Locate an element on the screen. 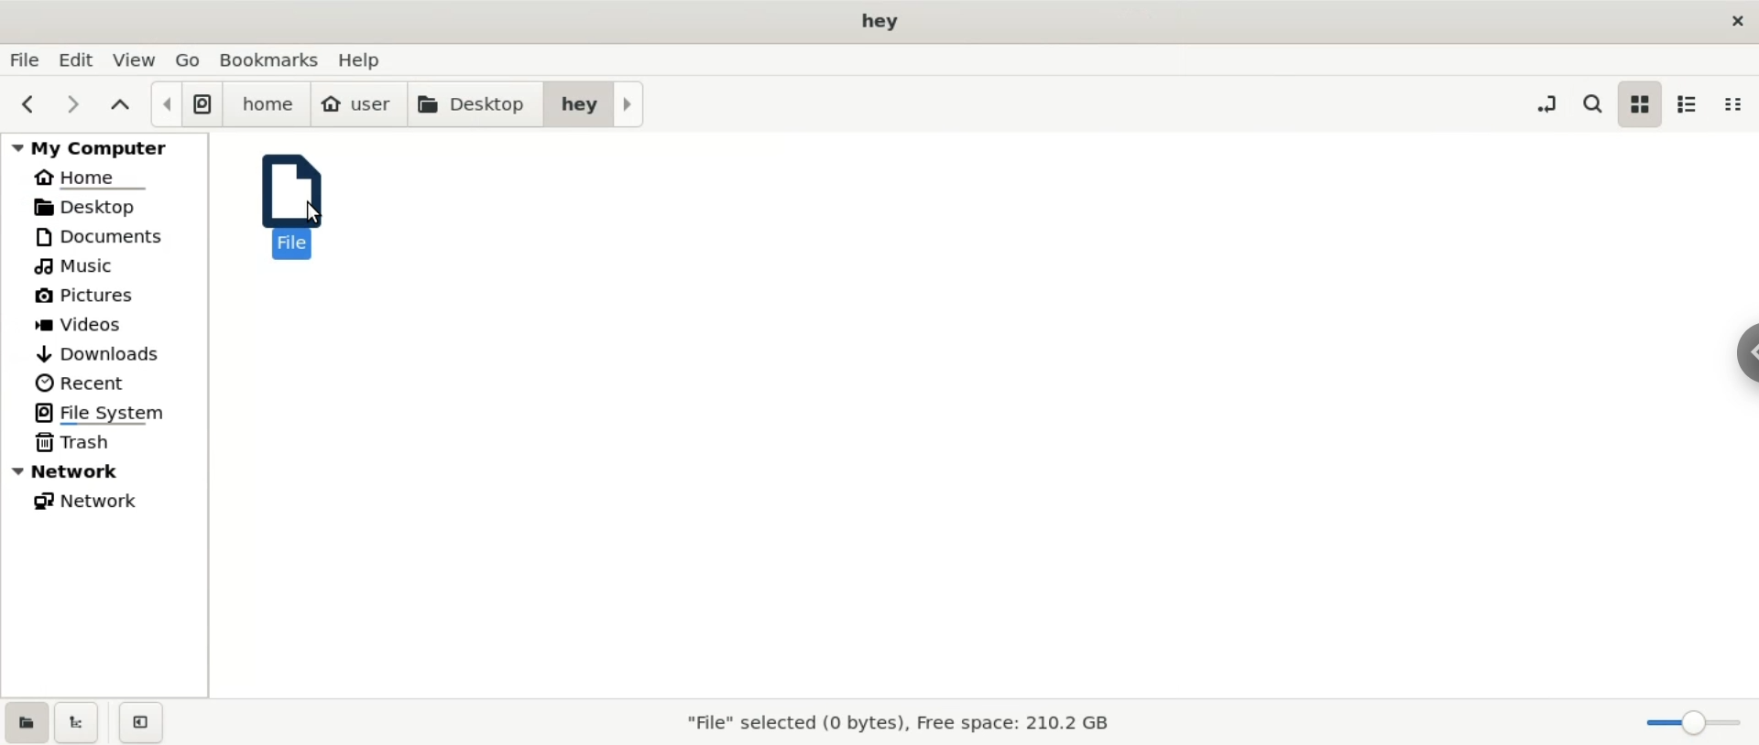 The height and width of the screenshot is (745, 1759). edit is located at coordinates (82, 59).